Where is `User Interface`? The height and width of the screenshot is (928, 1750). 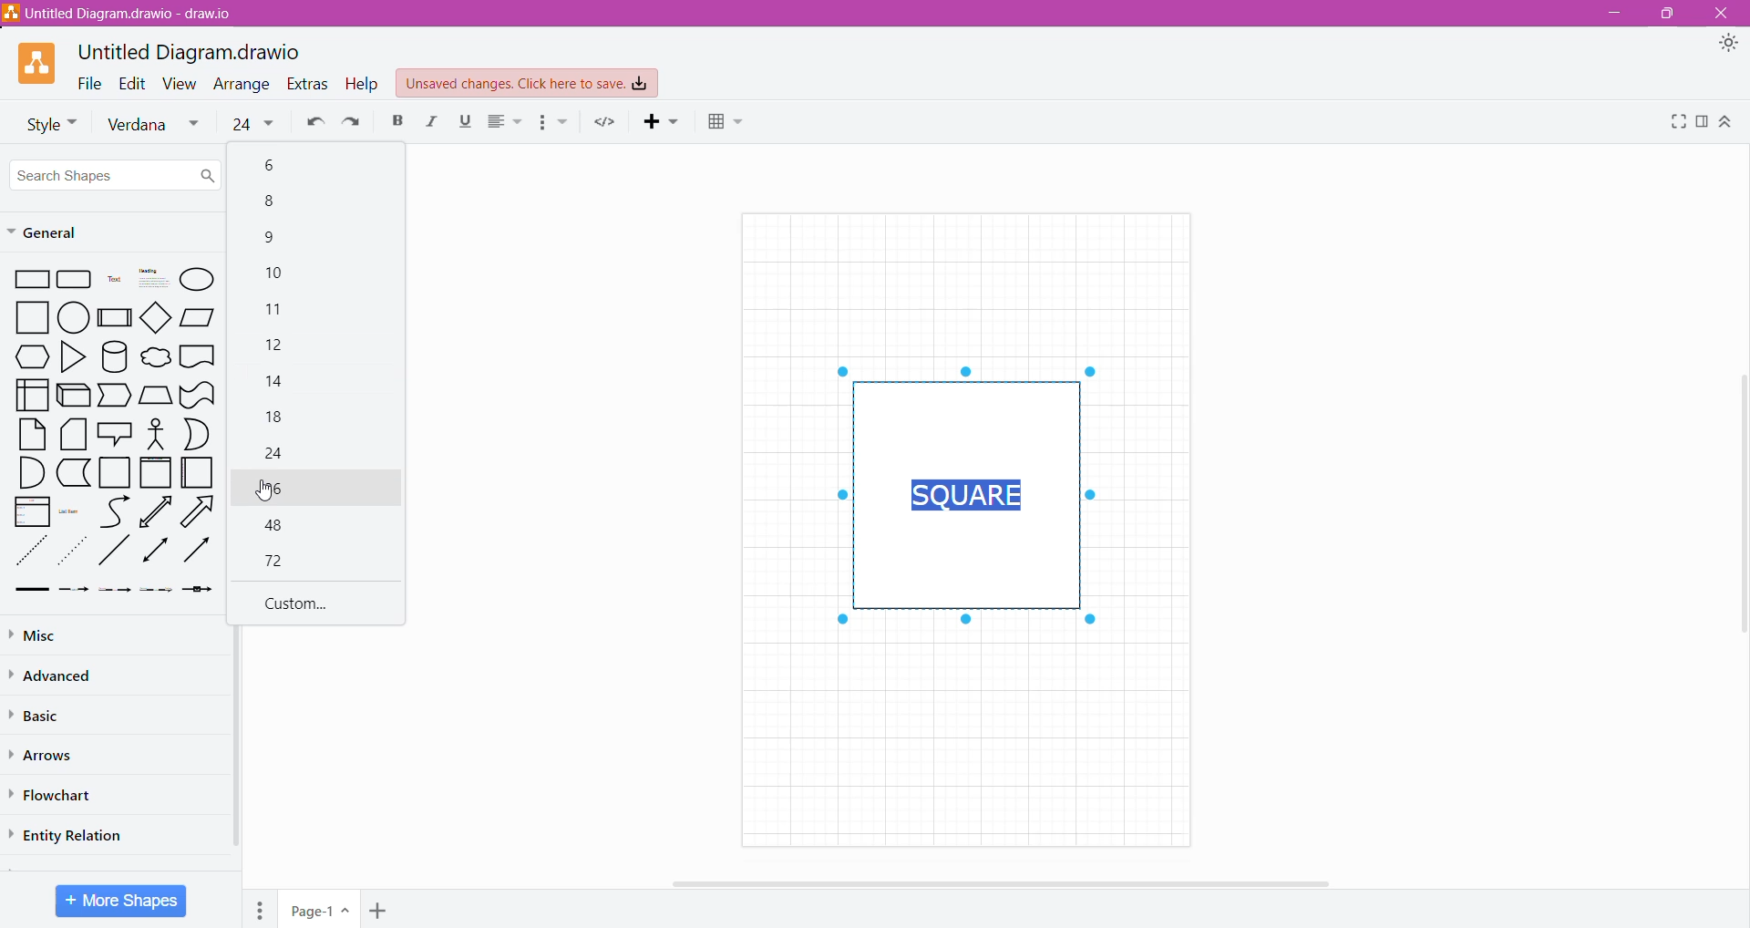
User Interface is located at coordinates (31, 394).